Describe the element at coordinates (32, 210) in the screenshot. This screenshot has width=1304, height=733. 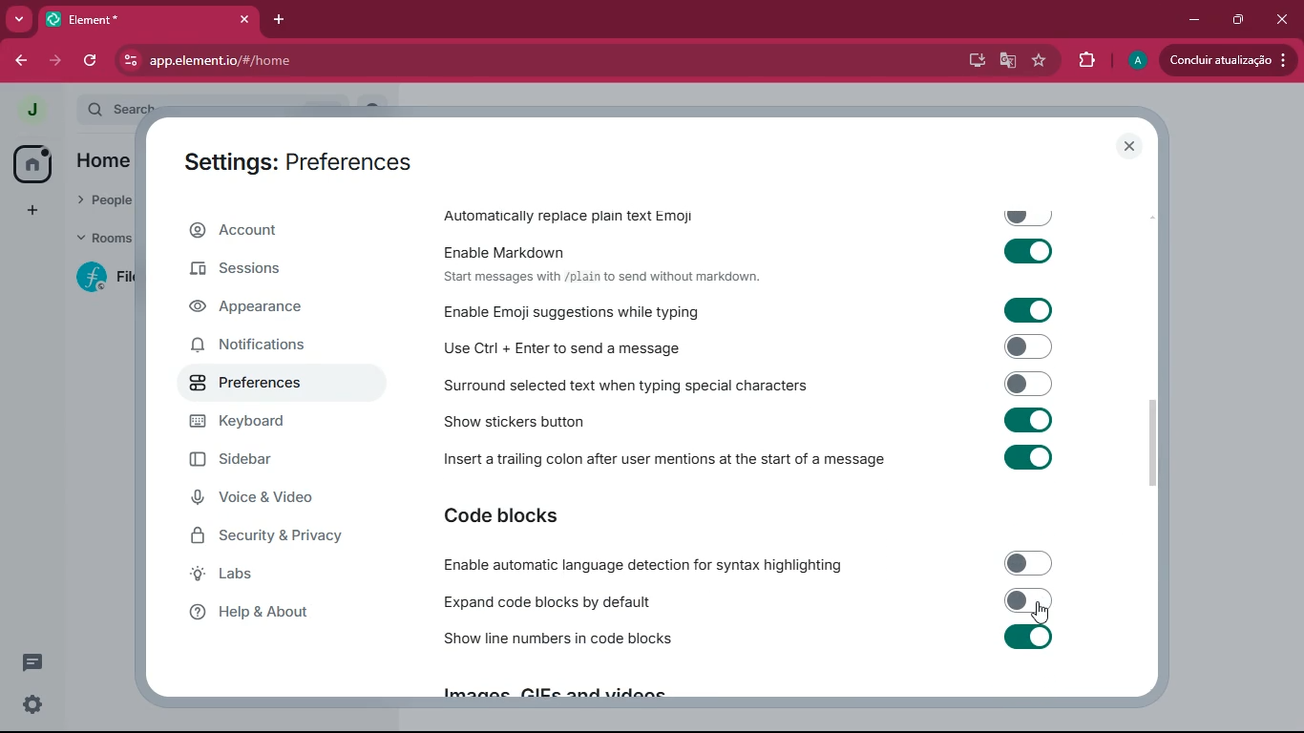
I see `add` at that location.